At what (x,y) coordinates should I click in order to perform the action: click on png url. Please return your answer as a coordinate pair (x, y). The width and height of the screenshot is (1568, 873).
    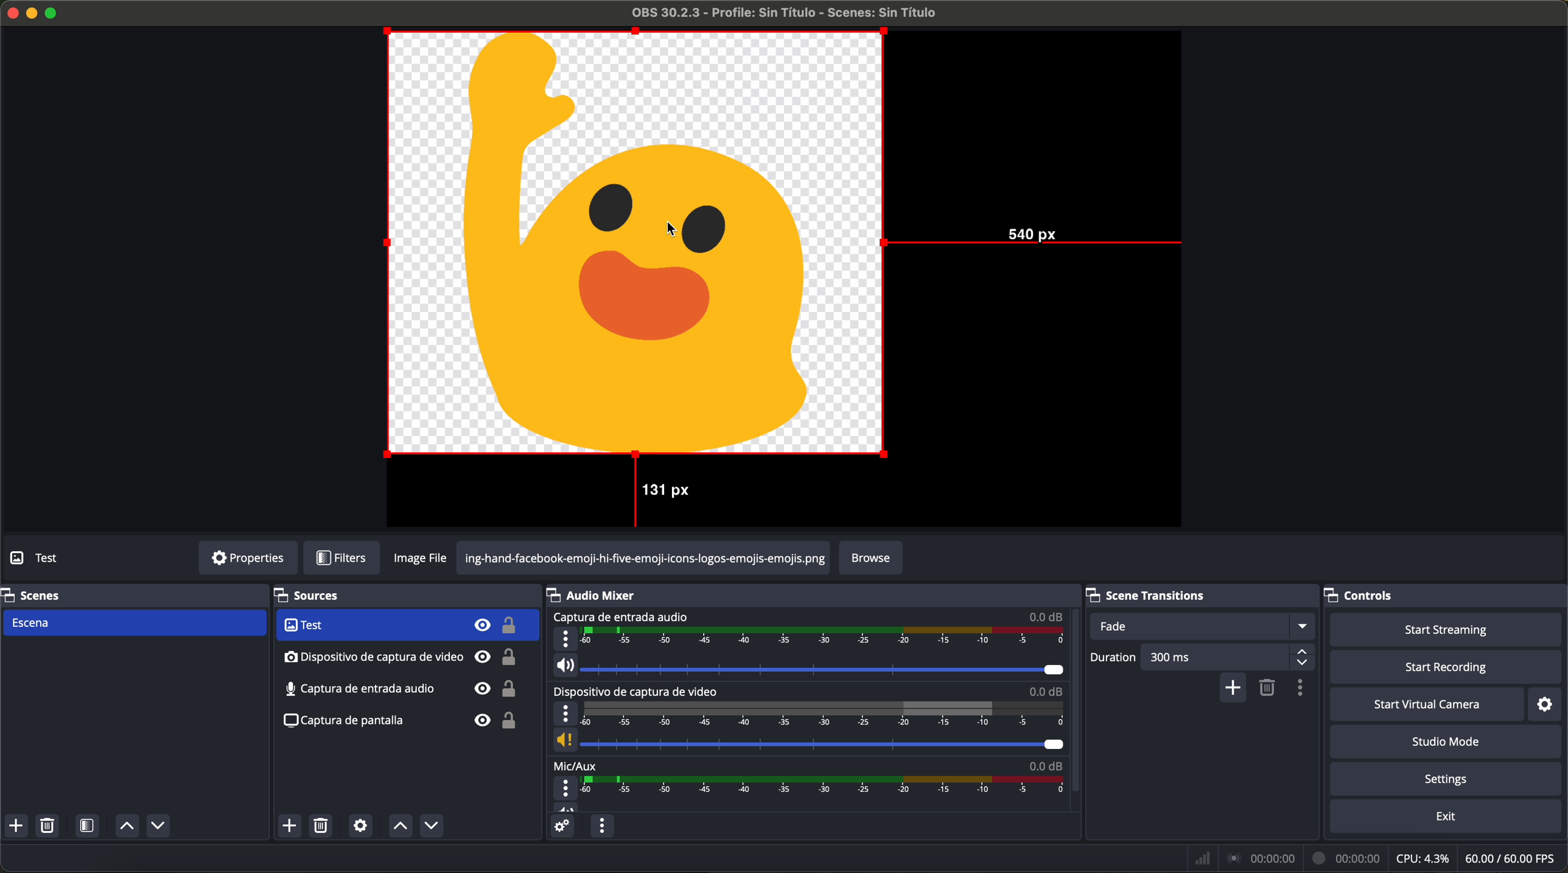
    Looking at the image, I should click on (643, 557).